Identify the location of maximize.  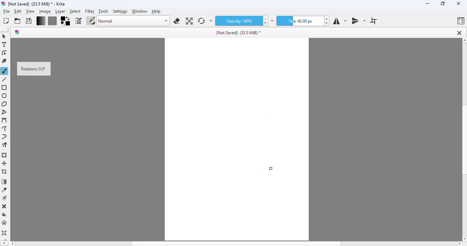
(443, 3).